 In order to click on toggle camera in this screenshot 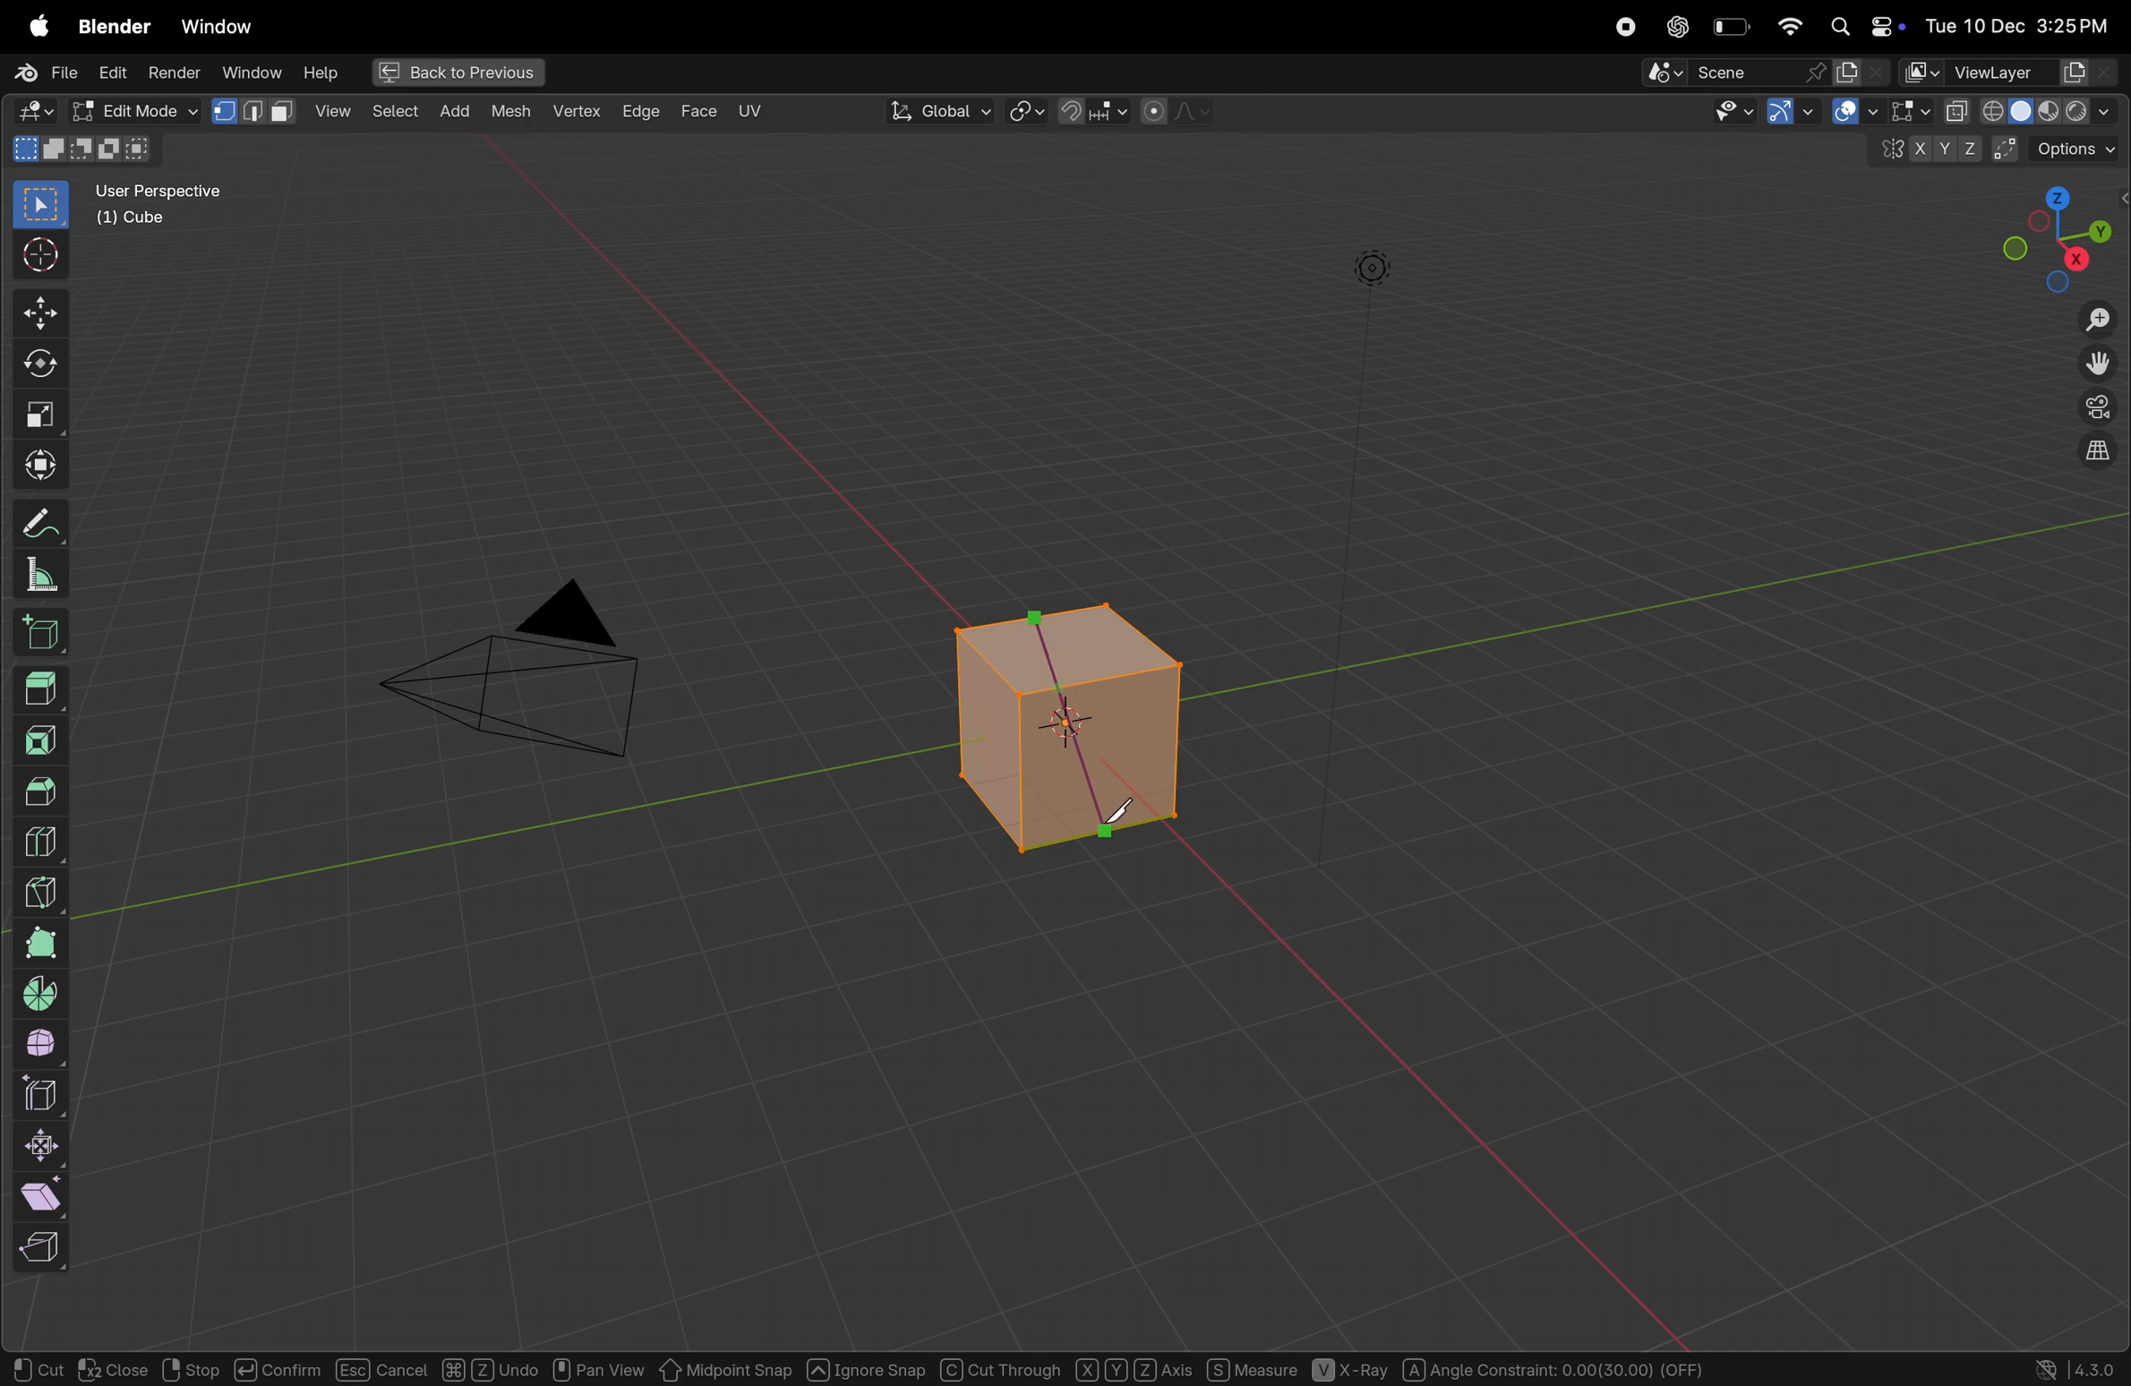, I will do `click(2095, 408)`.